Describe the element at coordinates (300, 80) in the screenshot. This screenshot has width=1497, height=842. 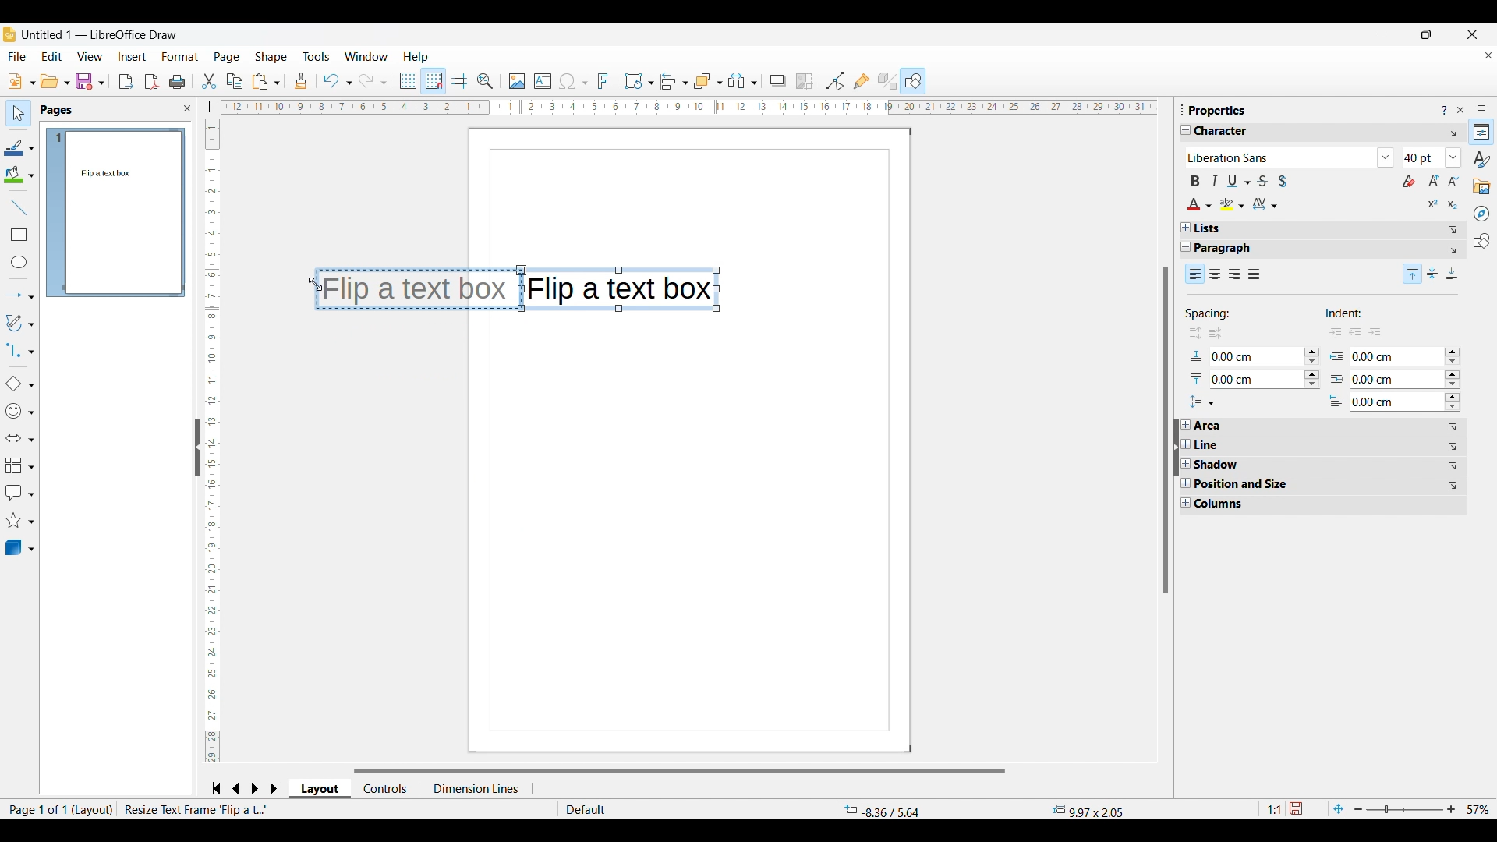
I see `Clone formatting` at that location.